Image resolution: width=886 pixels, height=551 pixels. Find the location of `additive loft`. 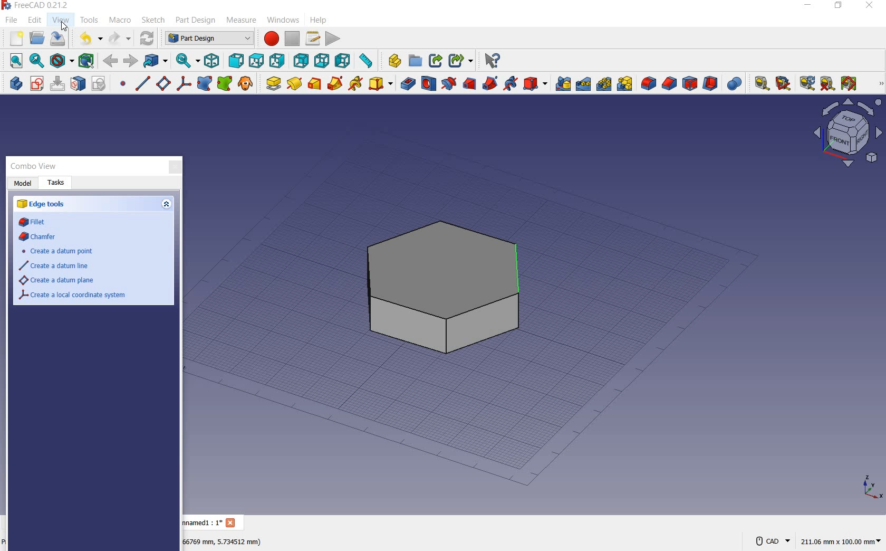

additive loft is located at coordinates (314, 83).